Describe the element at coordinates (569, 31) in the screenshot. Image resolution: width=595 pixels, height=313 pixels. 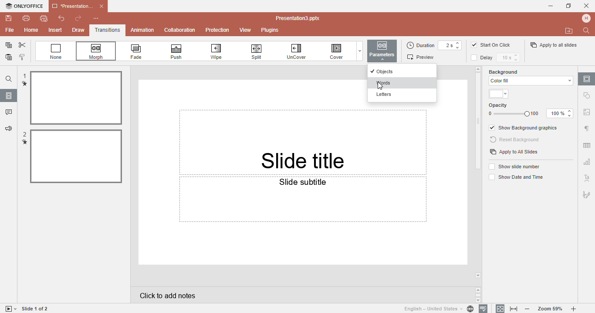
I see `Open file` at that location.